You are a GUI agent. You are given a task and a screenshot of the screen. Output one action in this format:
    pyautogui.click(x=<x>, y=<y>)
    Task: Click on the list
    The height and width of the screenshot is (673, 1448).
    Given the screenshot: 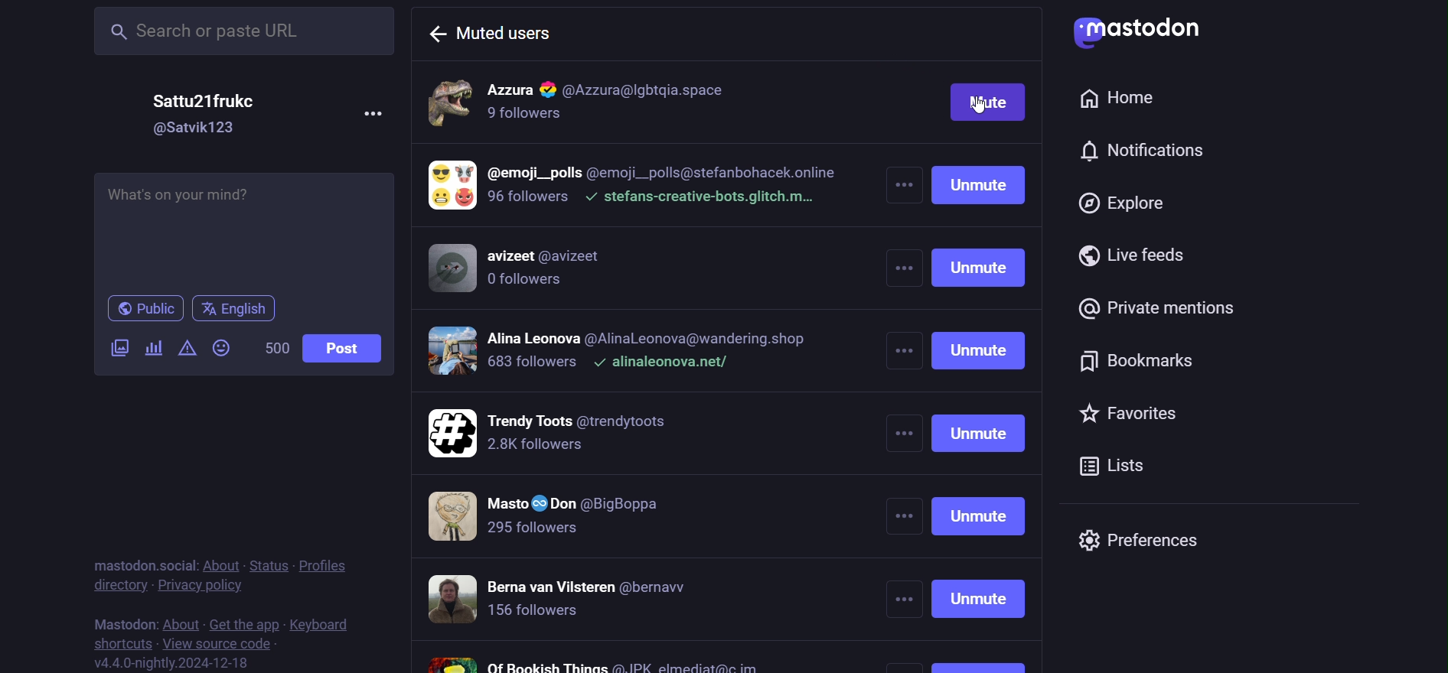 What is the action you would take?
    pyautogui.click(x=1131, y=464)
    